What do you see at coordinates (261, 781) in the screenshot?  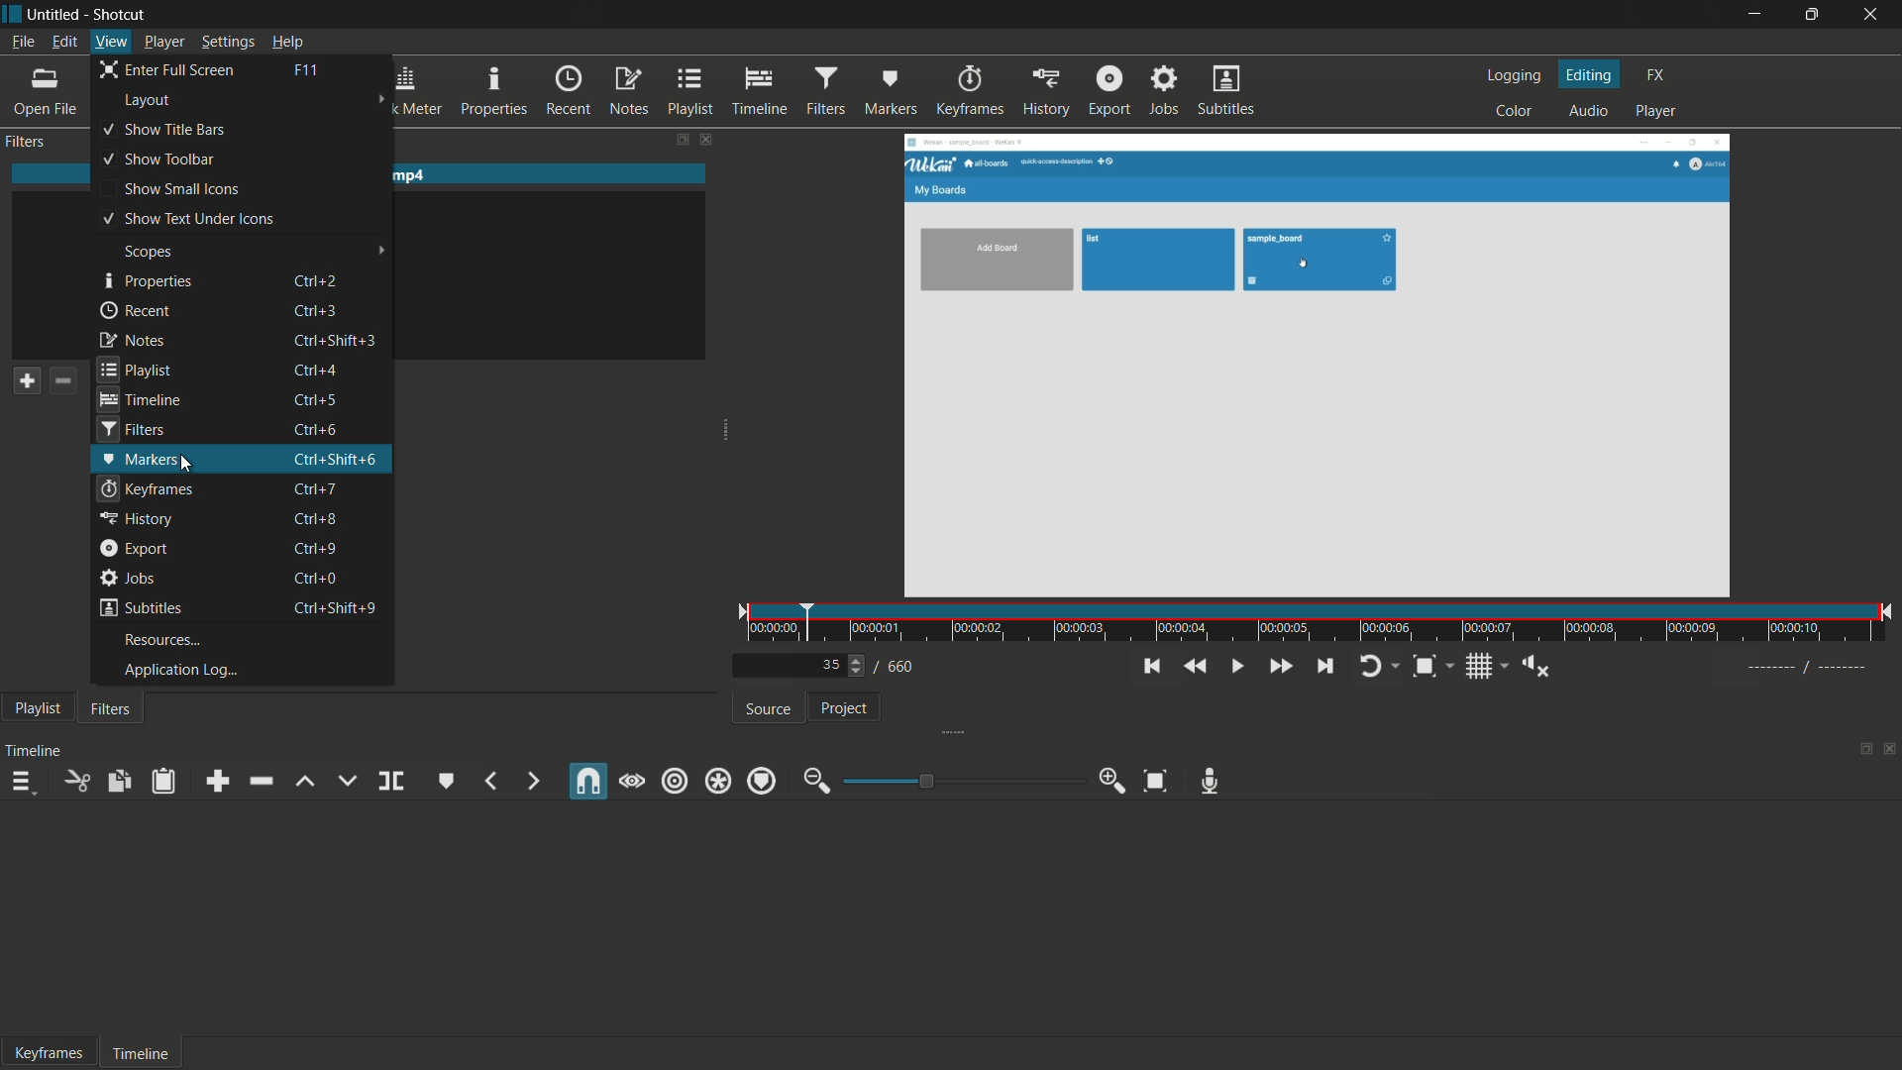 I see `ripple delete` at bounding box center [261, 781].